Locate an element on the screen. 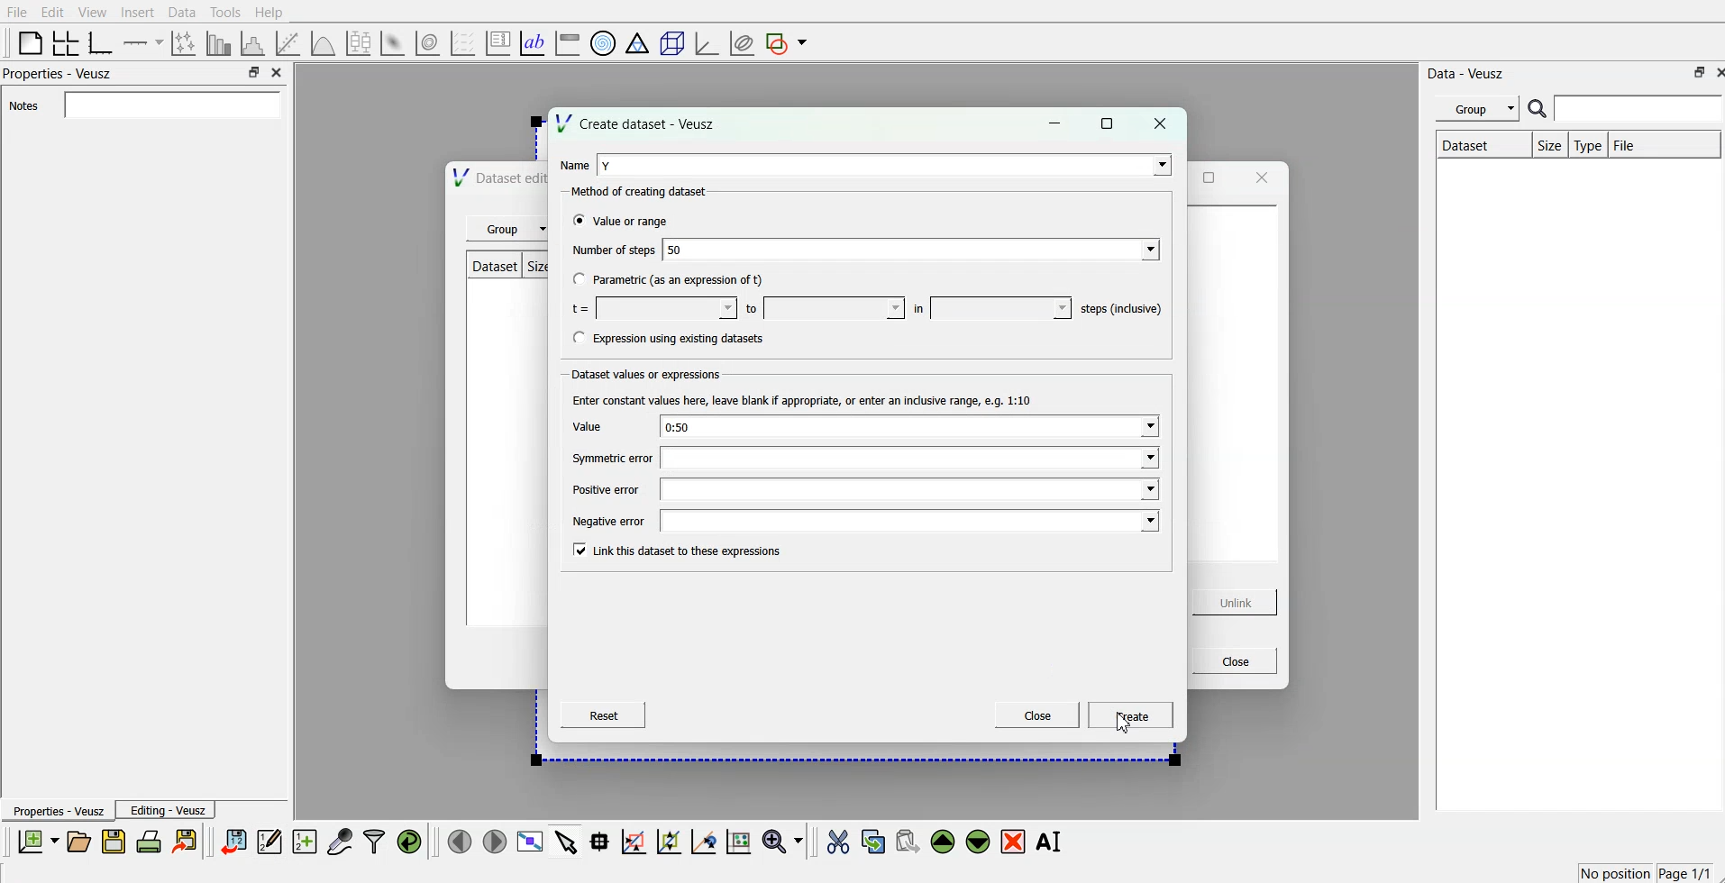  3d scenes is located at coordinates (670, 40).